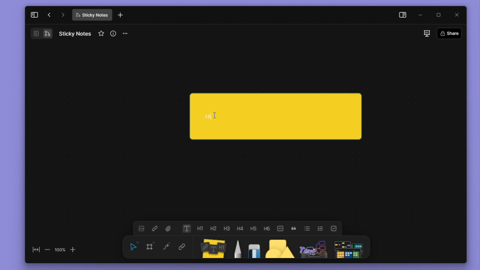  What do you see at coordinates (277, 117) in the screenshot?
I see `HI` at bounding box center [277, 117].